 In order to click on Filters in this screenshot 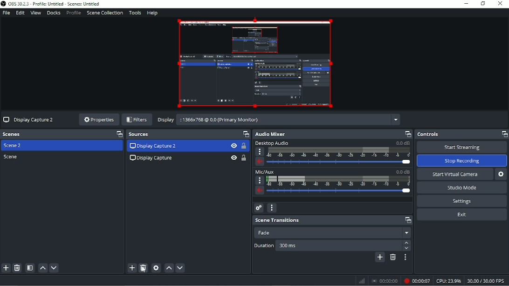, I will do `click(137, 119)`.